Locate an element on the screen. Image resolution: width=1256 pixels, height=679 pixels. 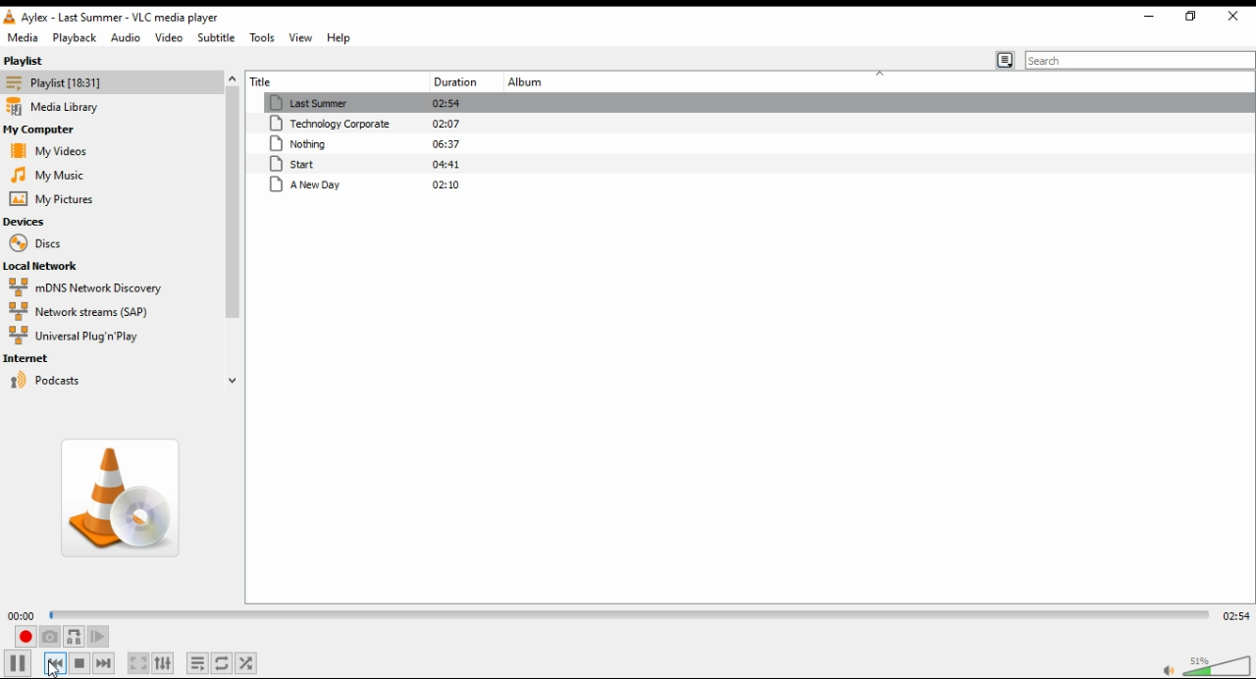
media library is located at coordinates (61, 107).